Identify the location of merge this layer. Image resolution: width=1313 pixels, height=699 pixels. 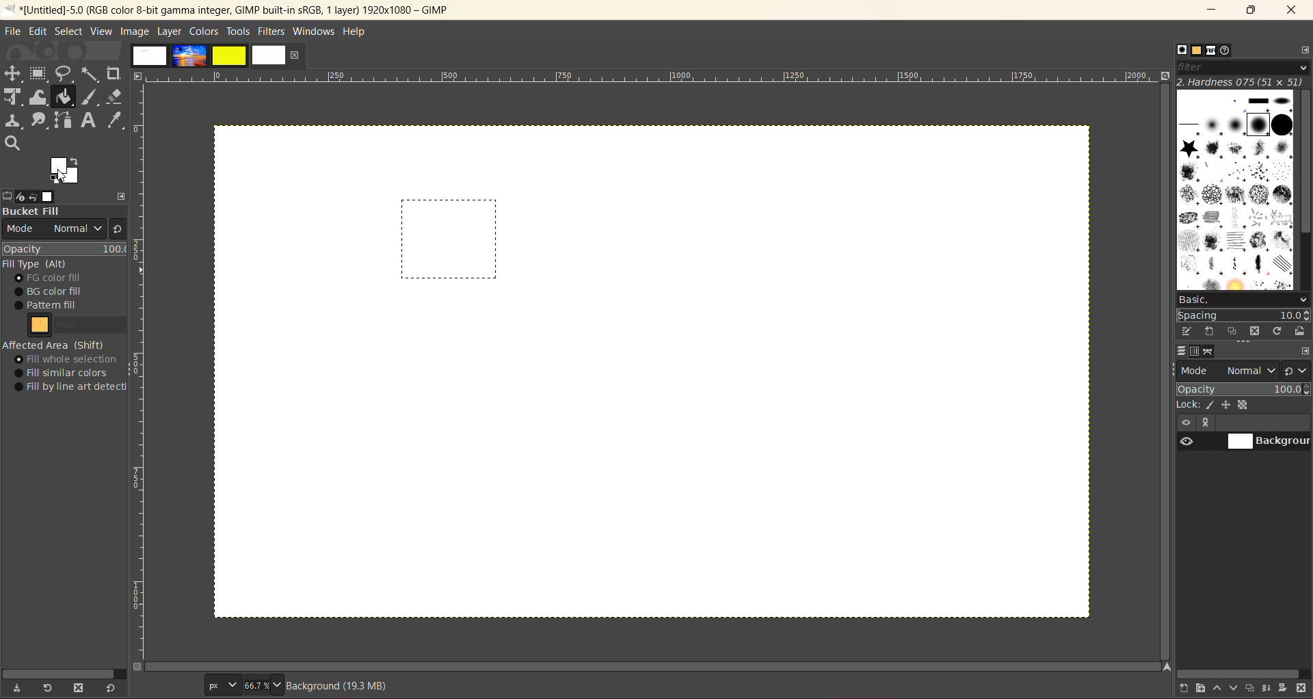
(1271, 688).